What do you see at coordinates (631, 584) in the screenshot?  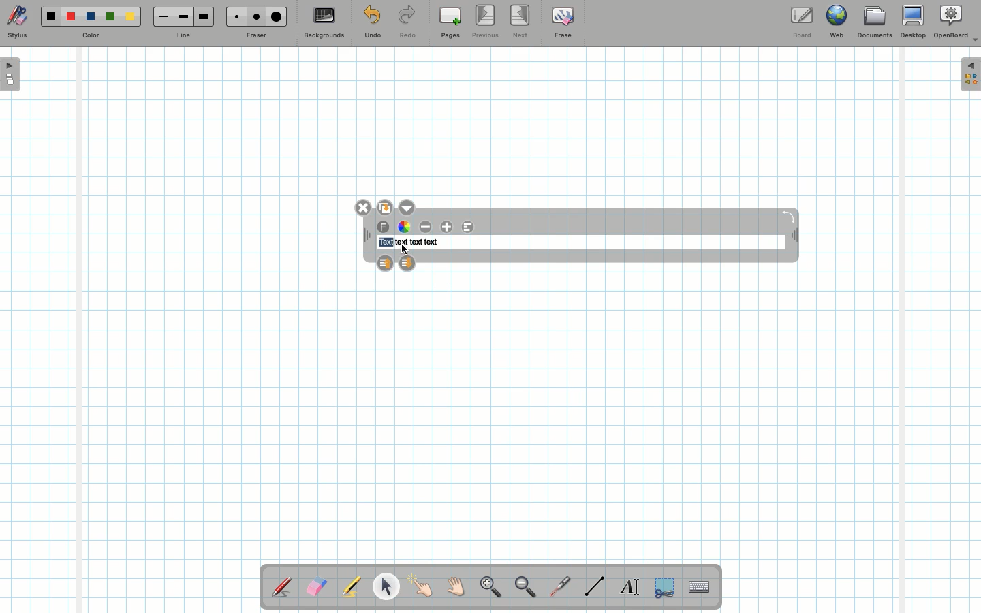 I see `Write text` at bounding box center [631, 584].